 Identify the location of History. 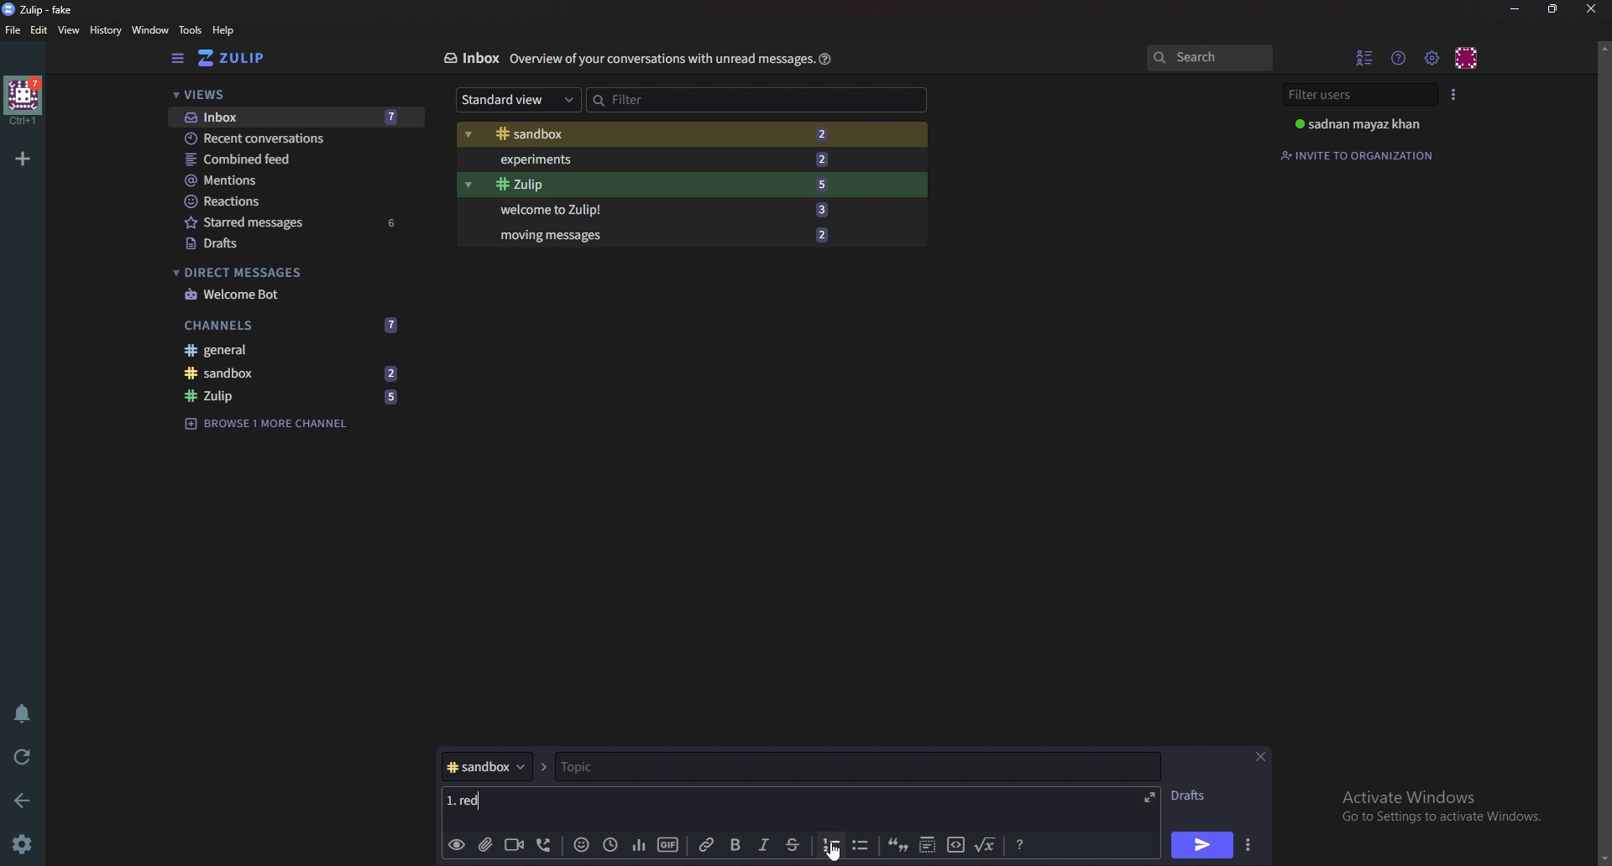
(104, 29).